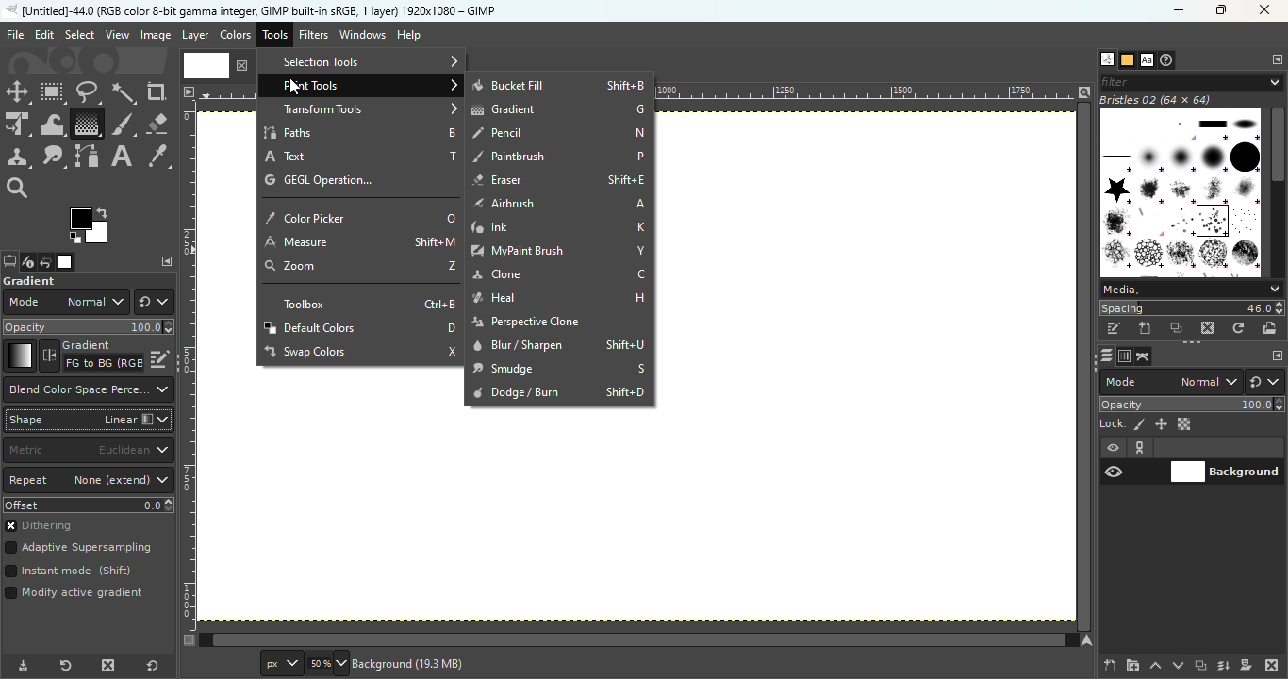 The width and height of the screenshot is (1288, 679). Describe the element at coordinates (18, 92) in the screenshot. I see `Move tool` at that location.